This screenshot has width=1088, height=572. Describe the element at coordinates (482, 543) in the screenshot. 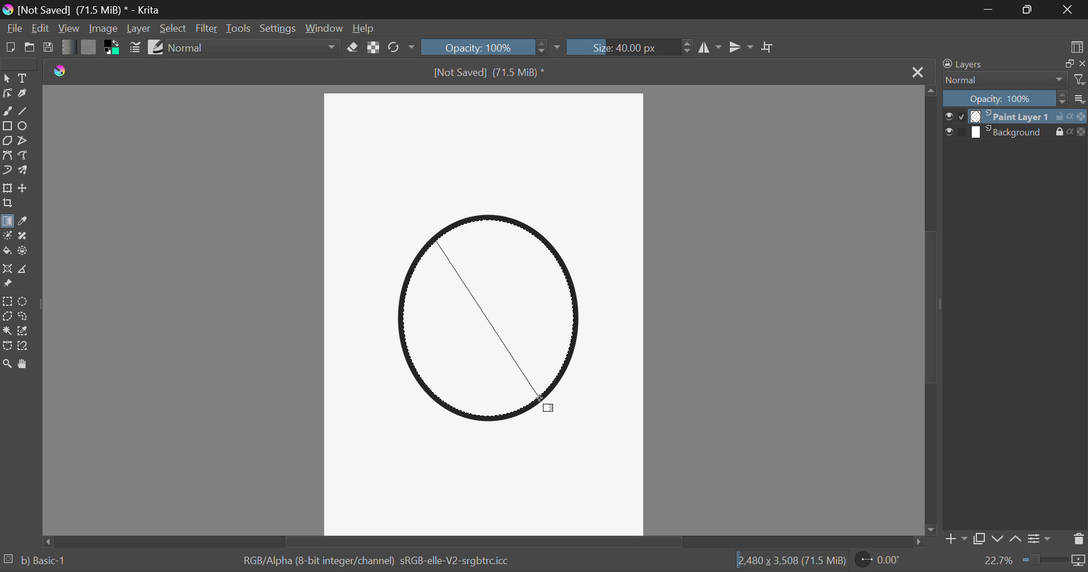

I see `Scroll Bar` at that location.